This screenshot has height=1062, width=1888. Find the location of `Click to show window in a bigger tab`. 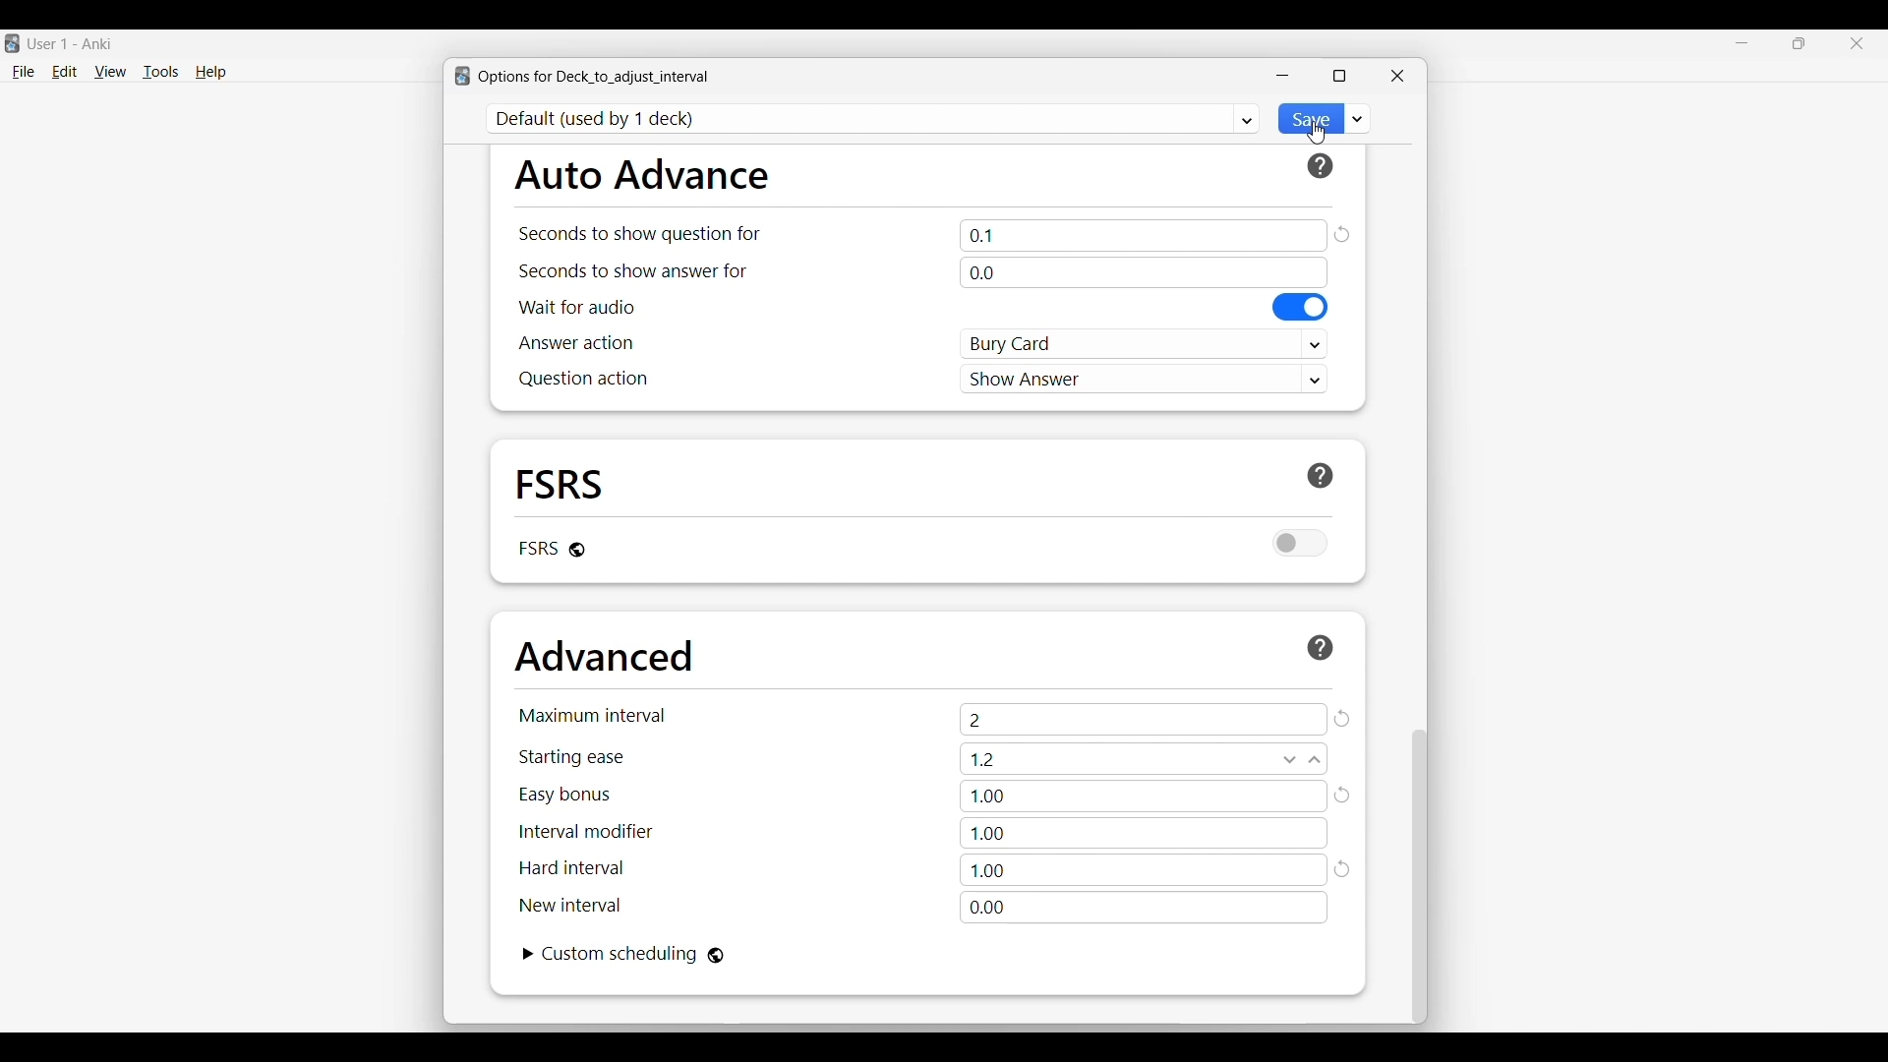

Click to show window in a bigger tab is located at coordinates (1339, 76).